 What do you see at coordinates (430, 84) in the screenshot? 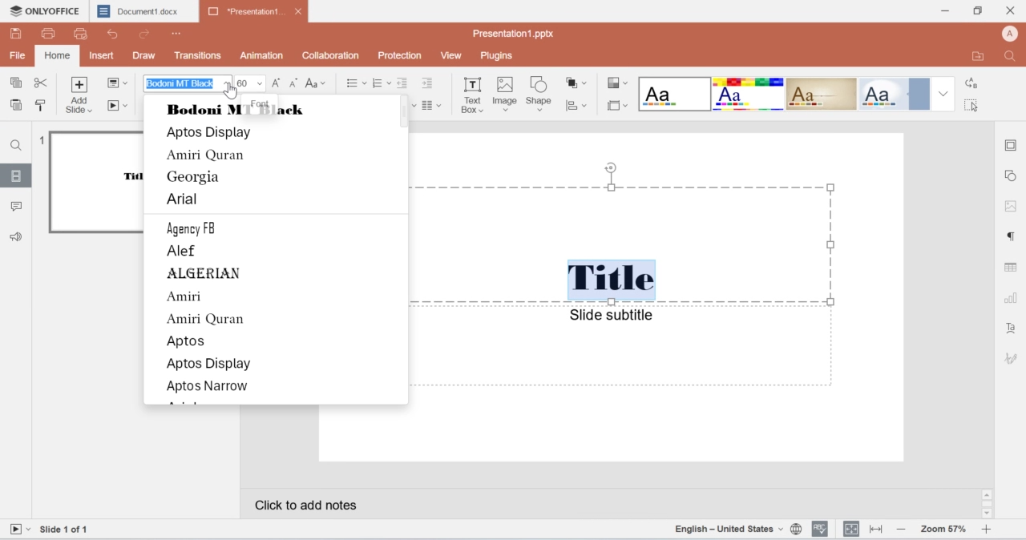
I see `indent` at bounding box center [430, 84].